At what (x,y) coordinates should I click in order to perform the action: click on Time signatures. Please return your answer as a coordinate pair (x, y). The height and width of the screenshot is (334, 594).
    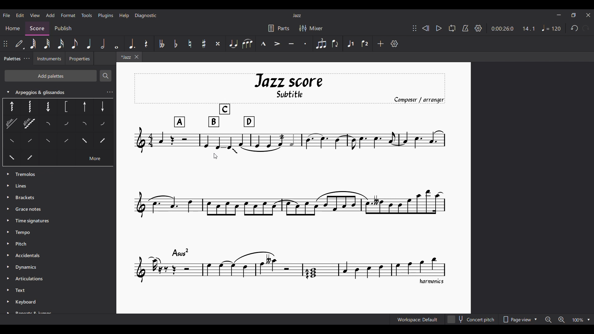
    Looking at the image, I should click on (32, 220).